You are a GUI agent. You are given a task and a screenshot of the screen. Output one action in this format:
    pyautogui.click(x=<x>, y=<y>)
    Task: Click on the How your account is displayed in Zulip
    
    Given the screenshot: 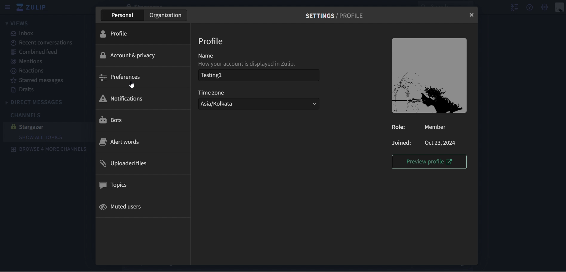 What is the action you would take?
    pyautogui.click(x=251, y=64)
    